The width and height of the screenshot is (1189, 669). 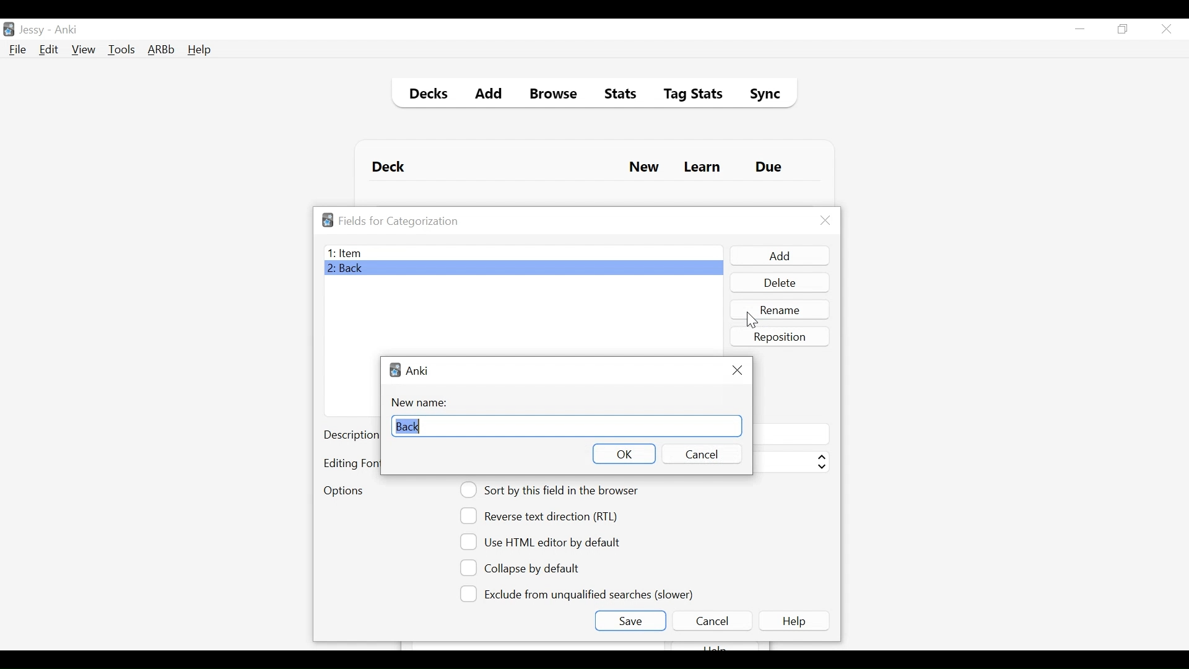 What do you see at coordinates (66, 30) in the screenshot?
I see `Anki` at bounding box center [66, 30].